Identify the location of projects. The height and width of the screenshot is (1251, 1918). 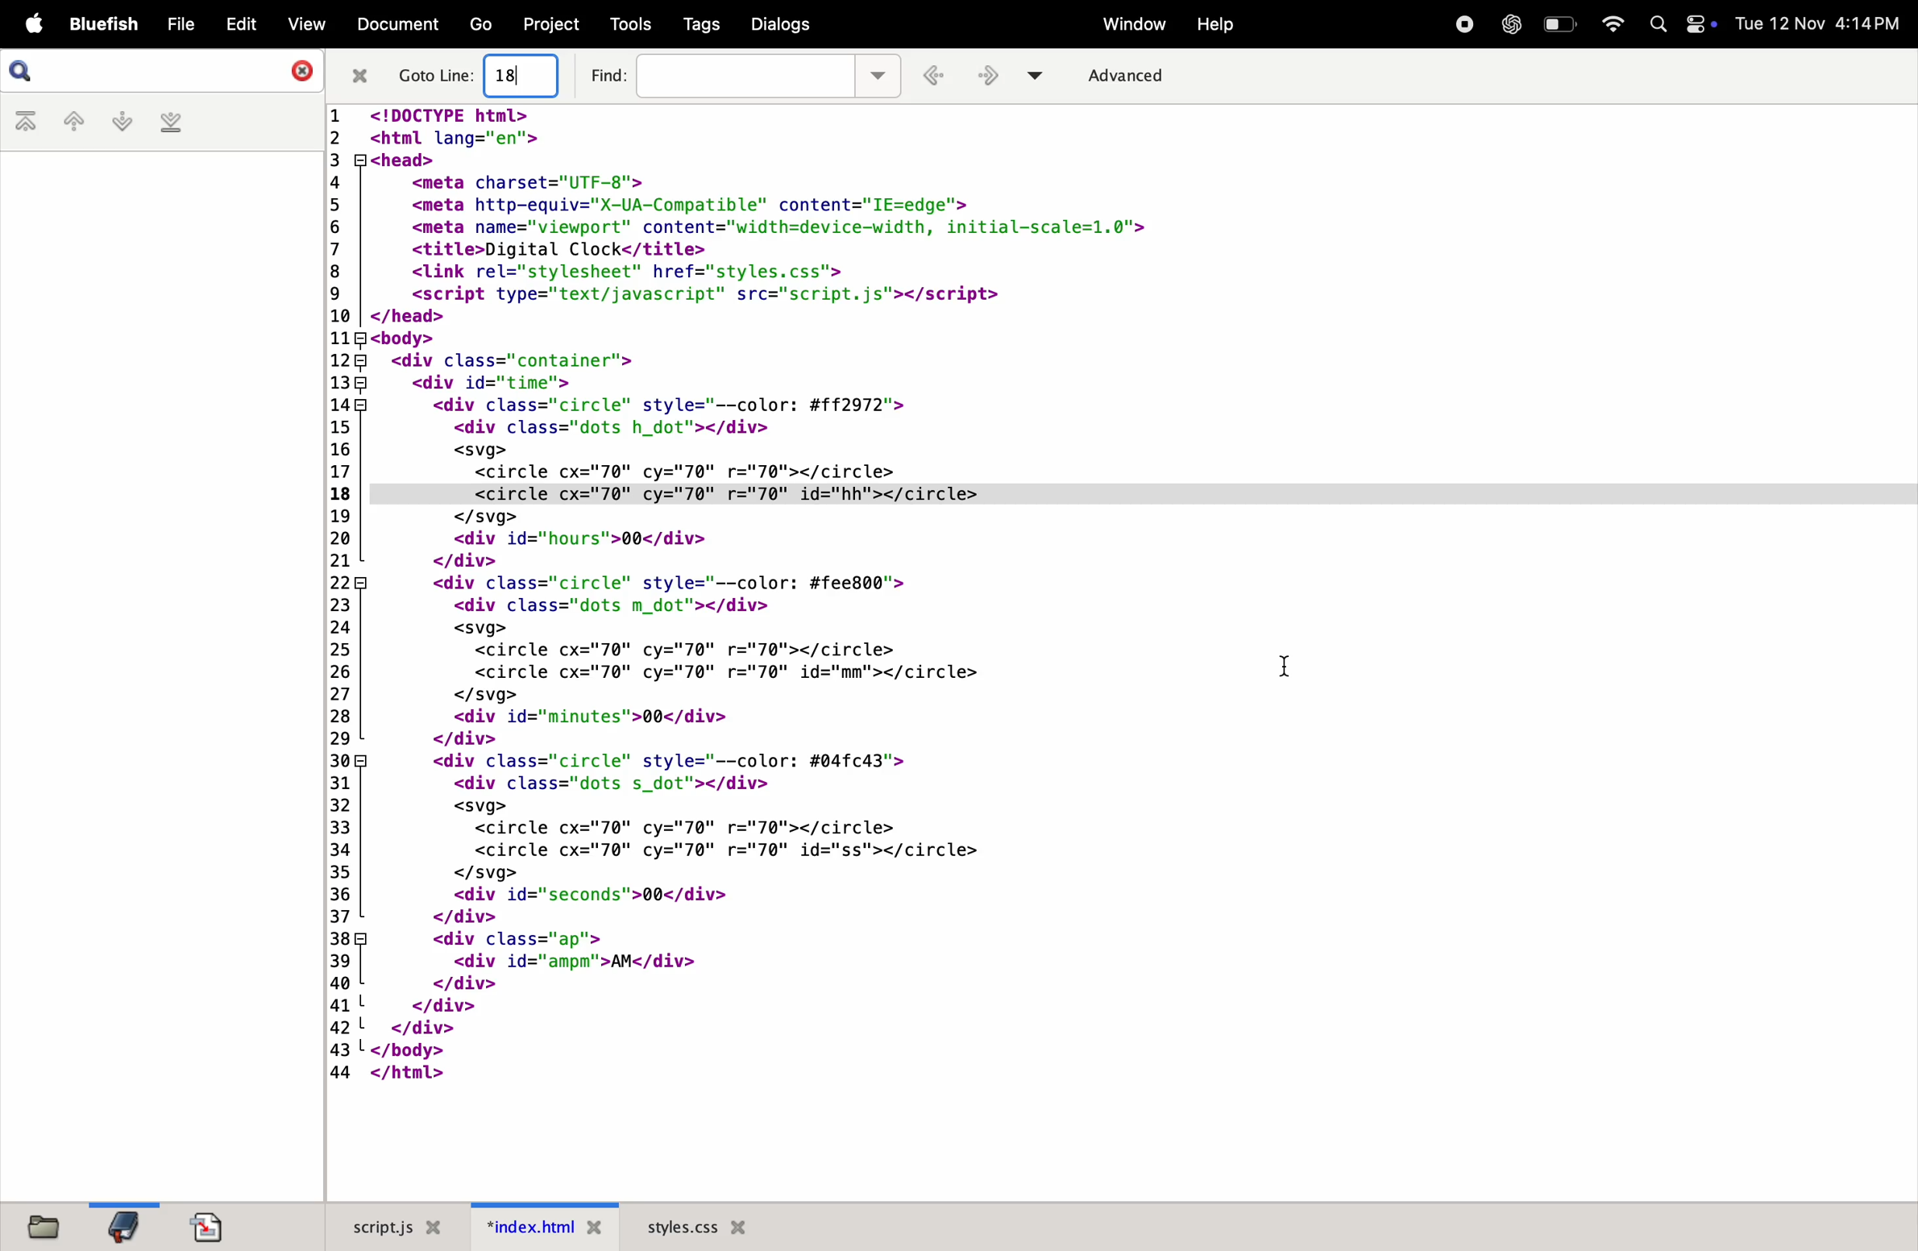
(548, 23).